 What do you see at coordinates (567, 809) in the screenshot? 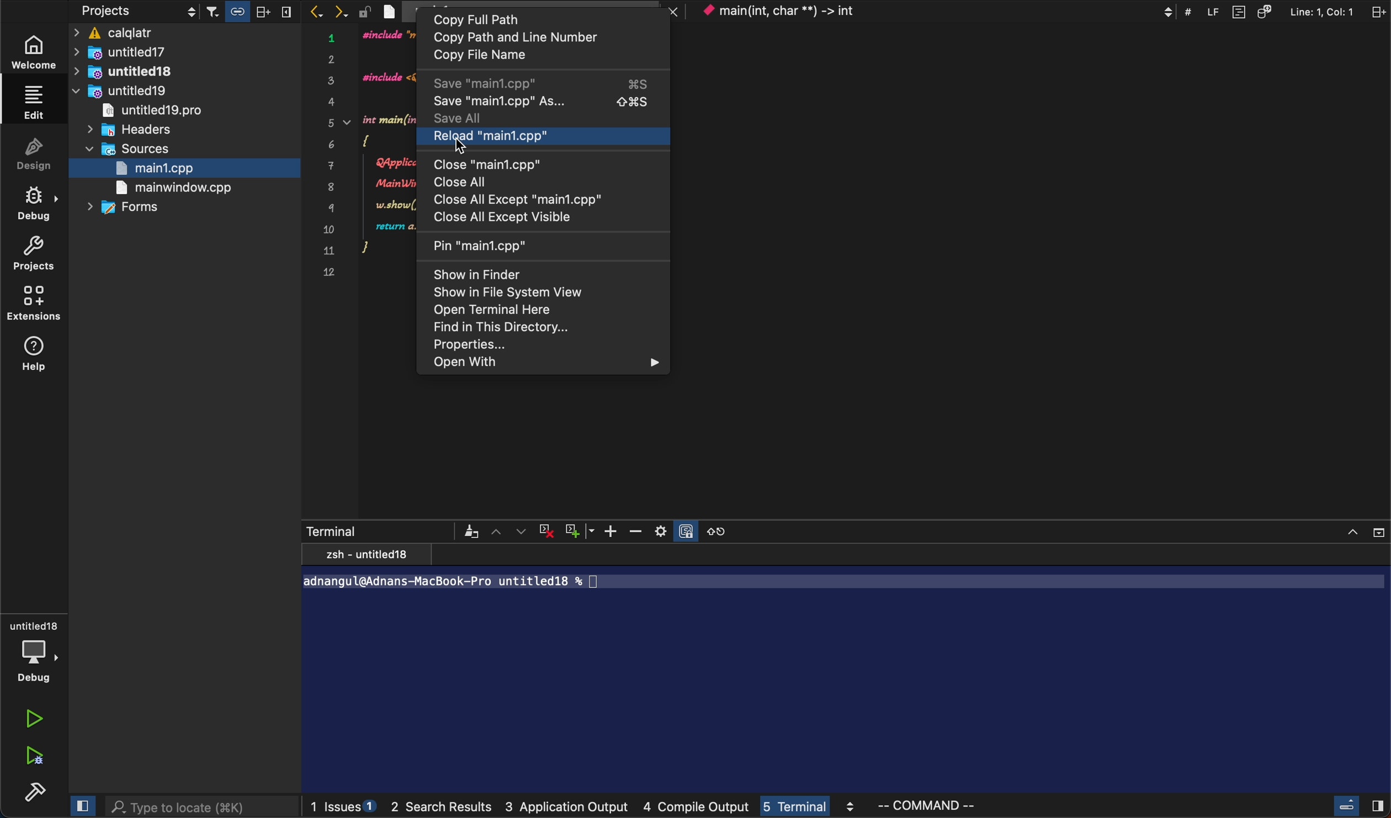
I see `application output` at bounding box center [567, 809].